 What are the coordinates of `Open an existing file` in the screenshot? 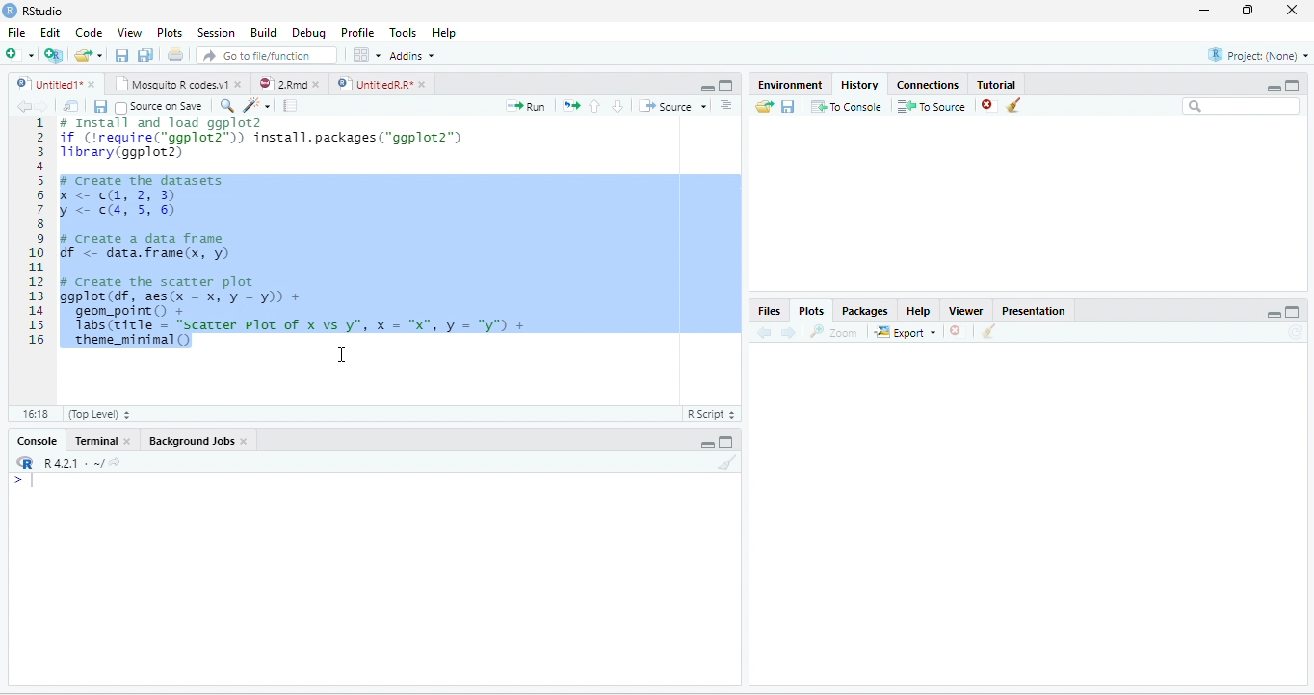 It's located at (83, 55).